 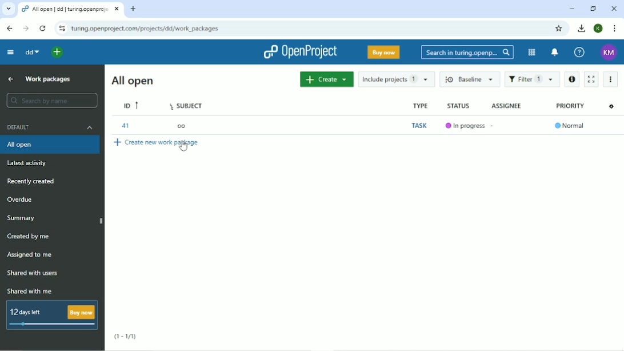 I want to click on Normal, so click(x=570, y=125).